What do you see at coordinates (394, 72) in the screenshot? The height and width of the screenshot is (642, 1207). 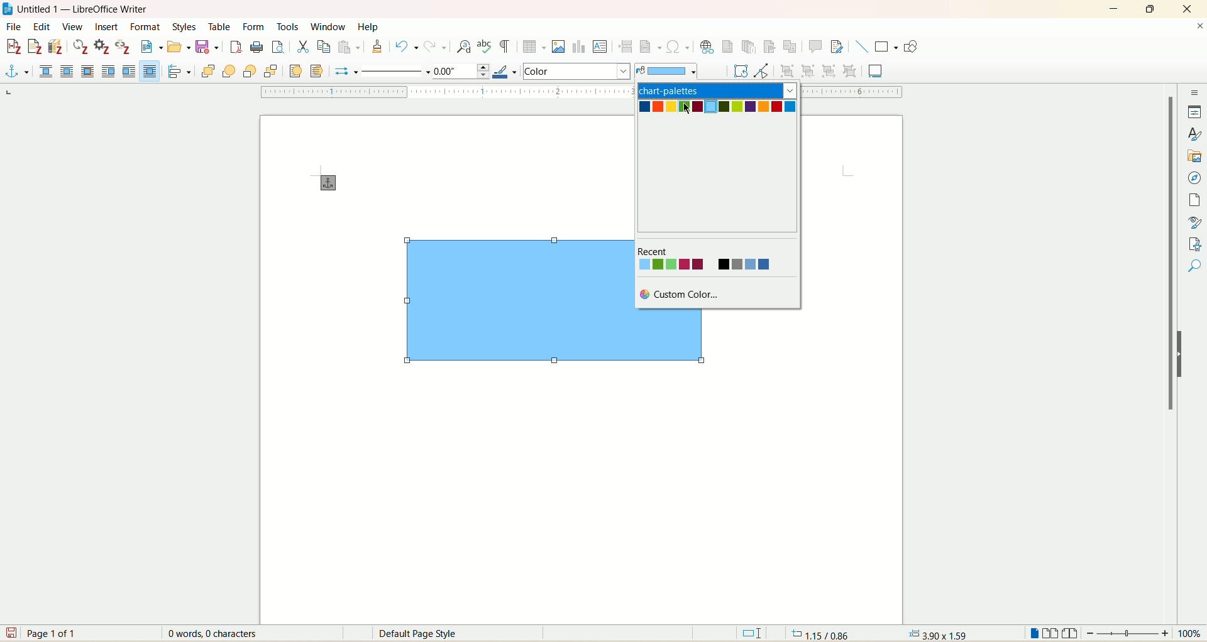 I see `line pattern` at bounding box center [394, 72].